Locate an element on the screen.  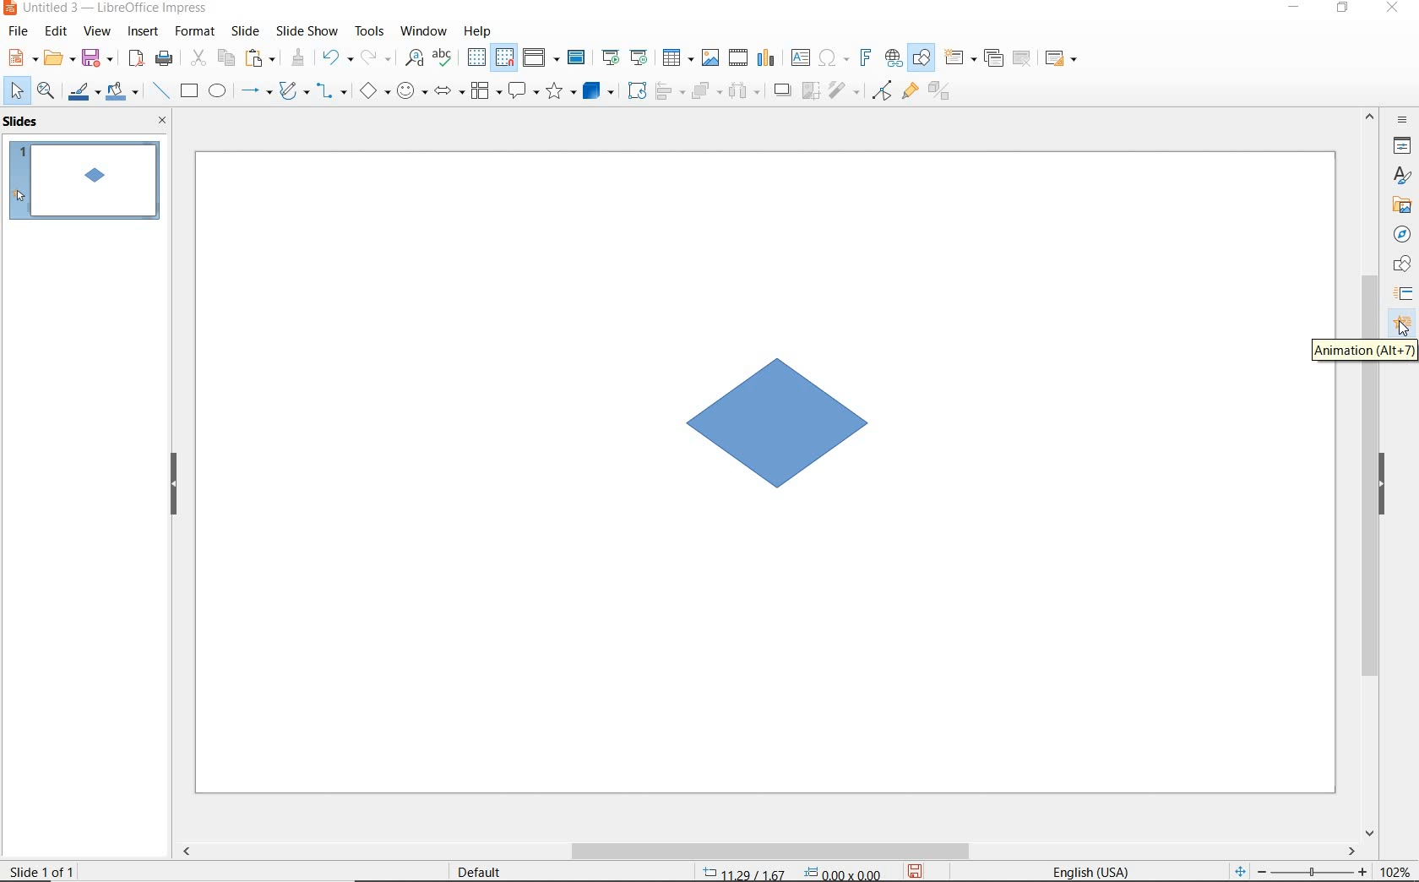
slide layout is located at coordinates (1061, 58).